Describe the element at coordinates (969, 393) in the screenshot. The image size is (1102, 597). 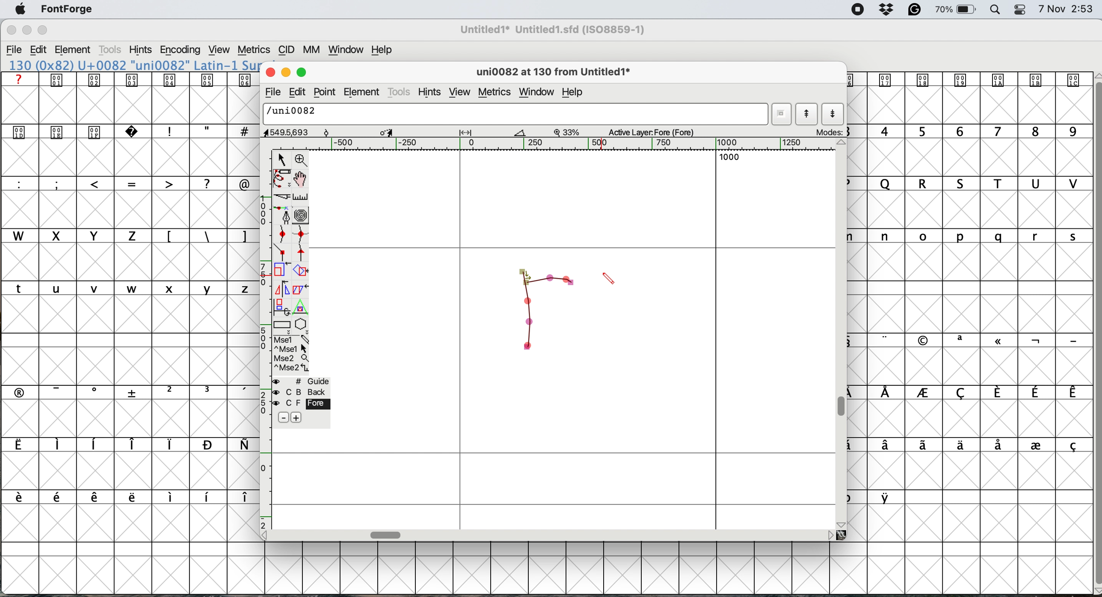
I see `special characters` at that location.